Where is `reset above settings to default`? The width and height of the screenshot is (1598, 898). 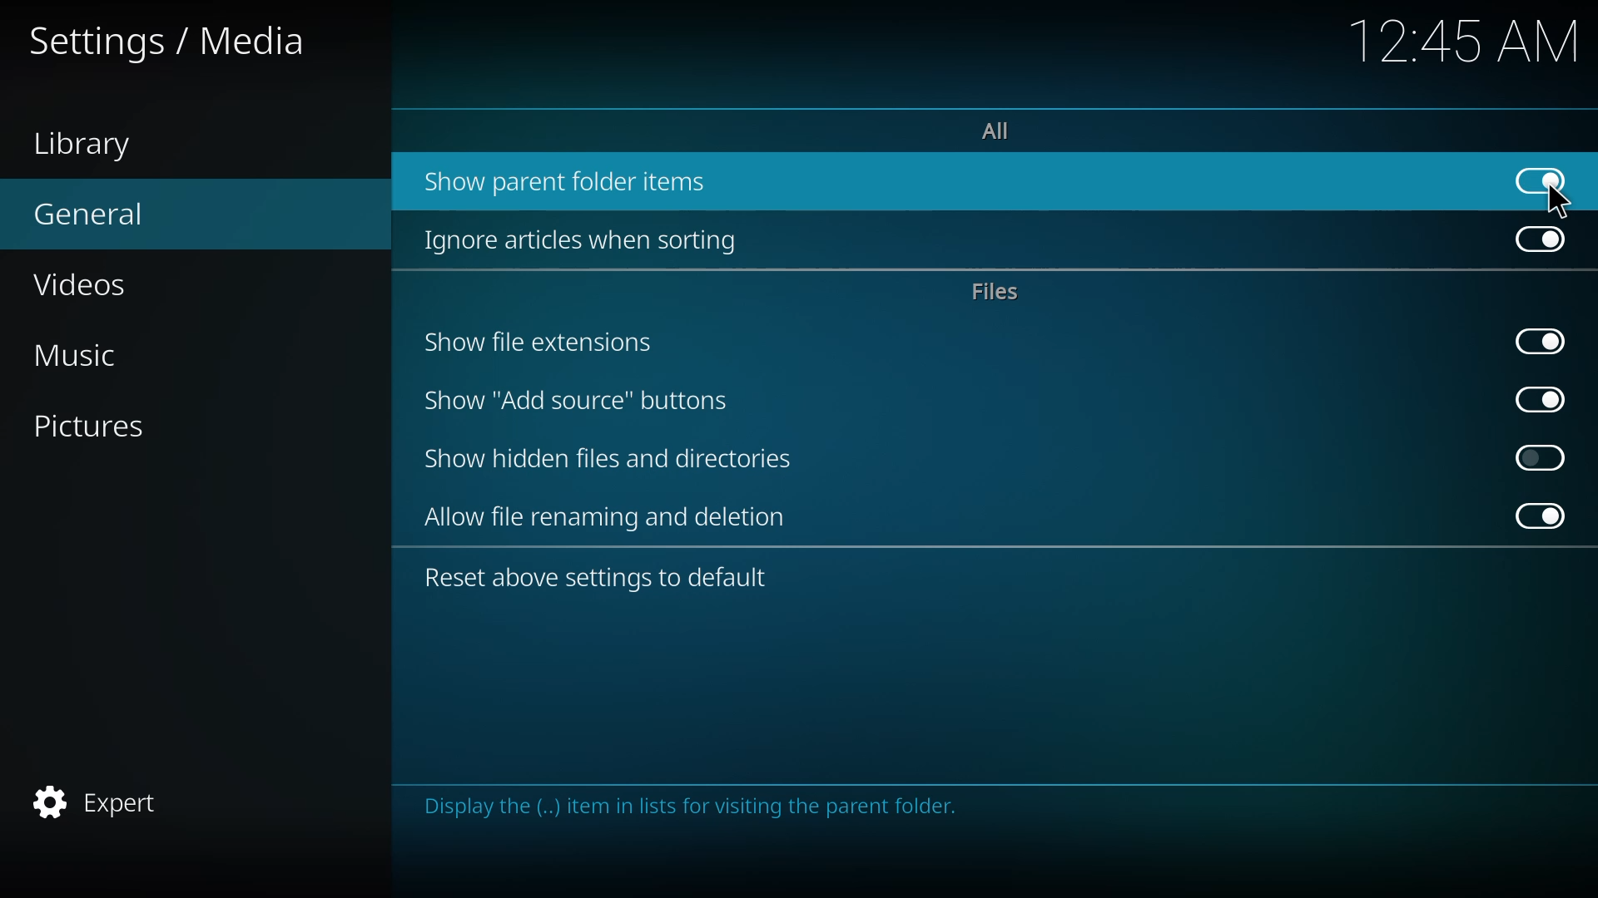
reset above settings to default is located at coordinates (602, 580).